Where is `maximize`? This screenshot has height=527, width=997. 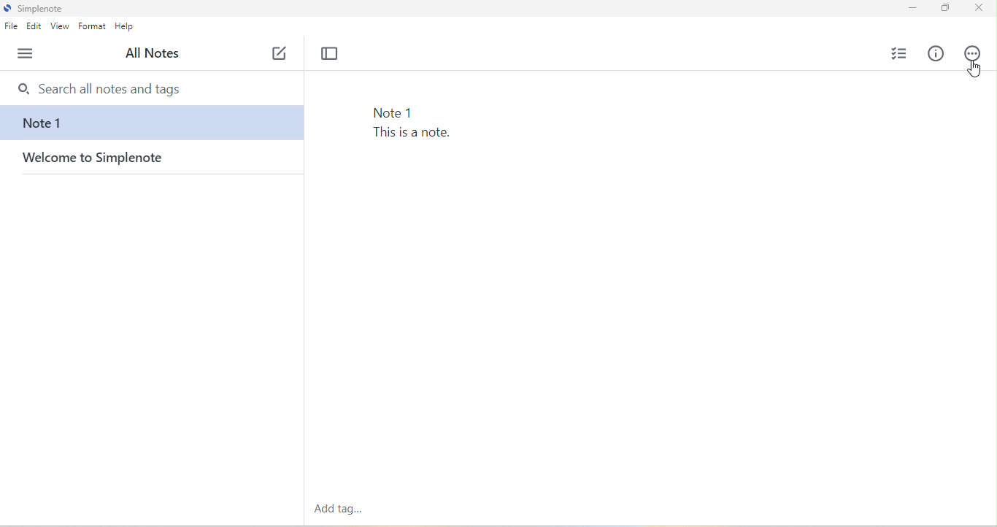 maximize is located at coordinates (944, 8).